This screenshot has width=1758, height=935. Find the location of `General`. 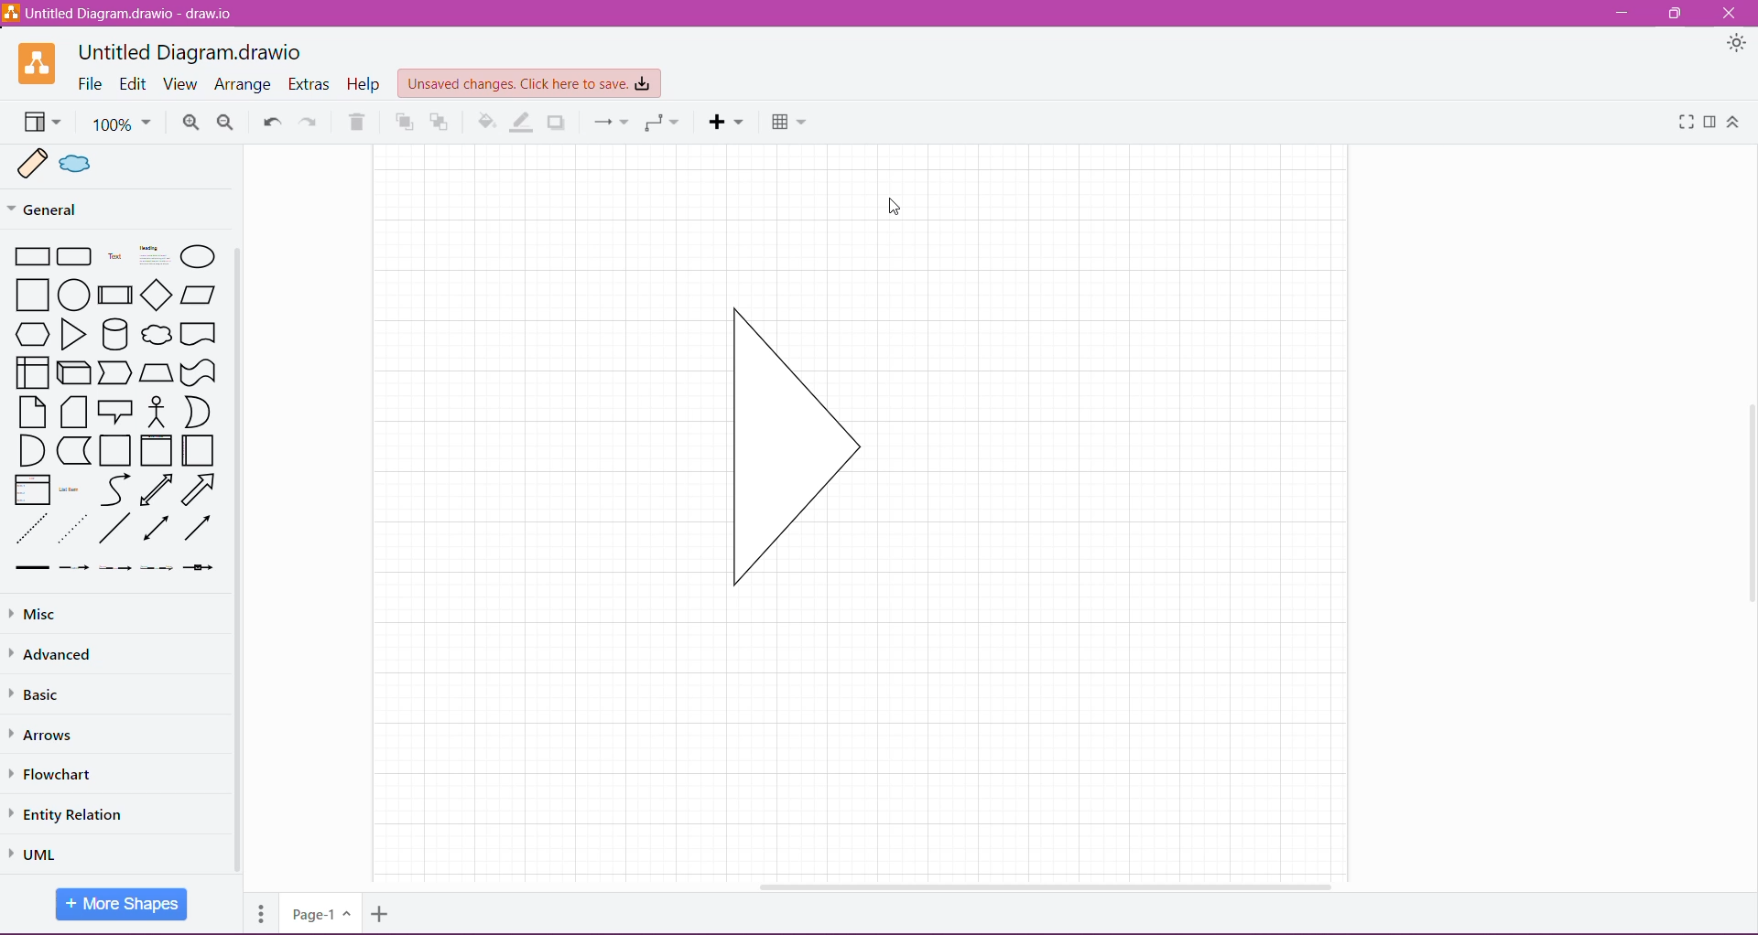

General is located at coordinates (80, 209).